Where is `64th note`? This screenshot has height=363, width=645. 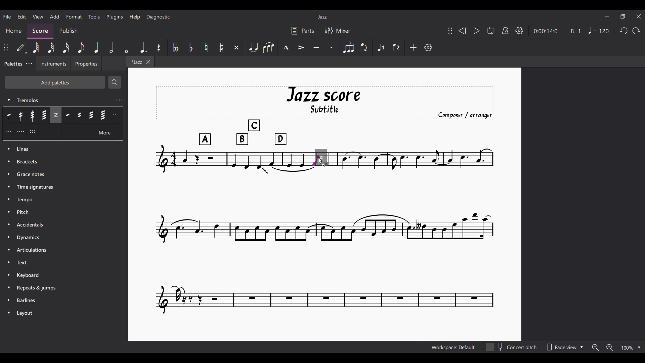
64th note is located at coordinates (36, 47).